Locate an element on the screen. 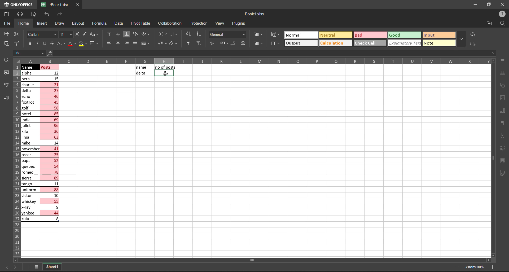 This screenshot has height=272, width=509. find is located at coordinates (6, 59).